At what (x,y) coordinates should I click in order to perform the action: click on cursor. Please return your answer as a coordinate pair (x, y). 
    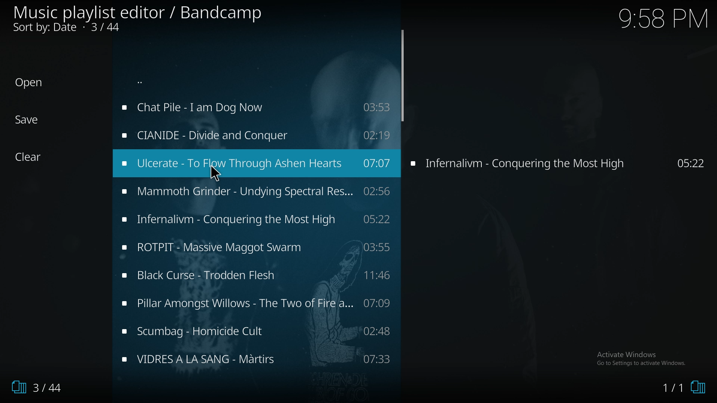
    Looking at the image, I should click on (217, 172).